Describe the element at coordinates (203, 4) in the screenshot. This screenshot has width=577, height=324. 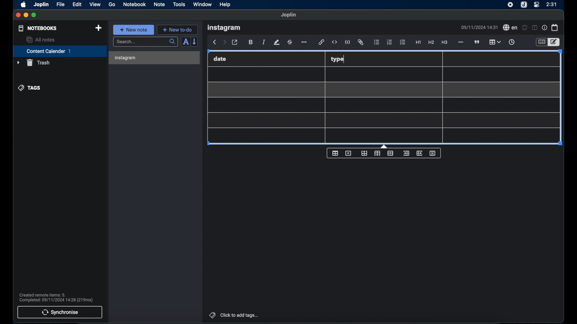
I see `window` at that location.